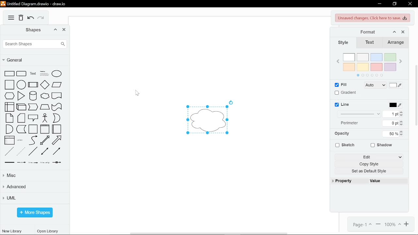  What do you see at coordinates (402, 116) in the screenshot?
I see `decrease line width` at bounding box center [402, 116].